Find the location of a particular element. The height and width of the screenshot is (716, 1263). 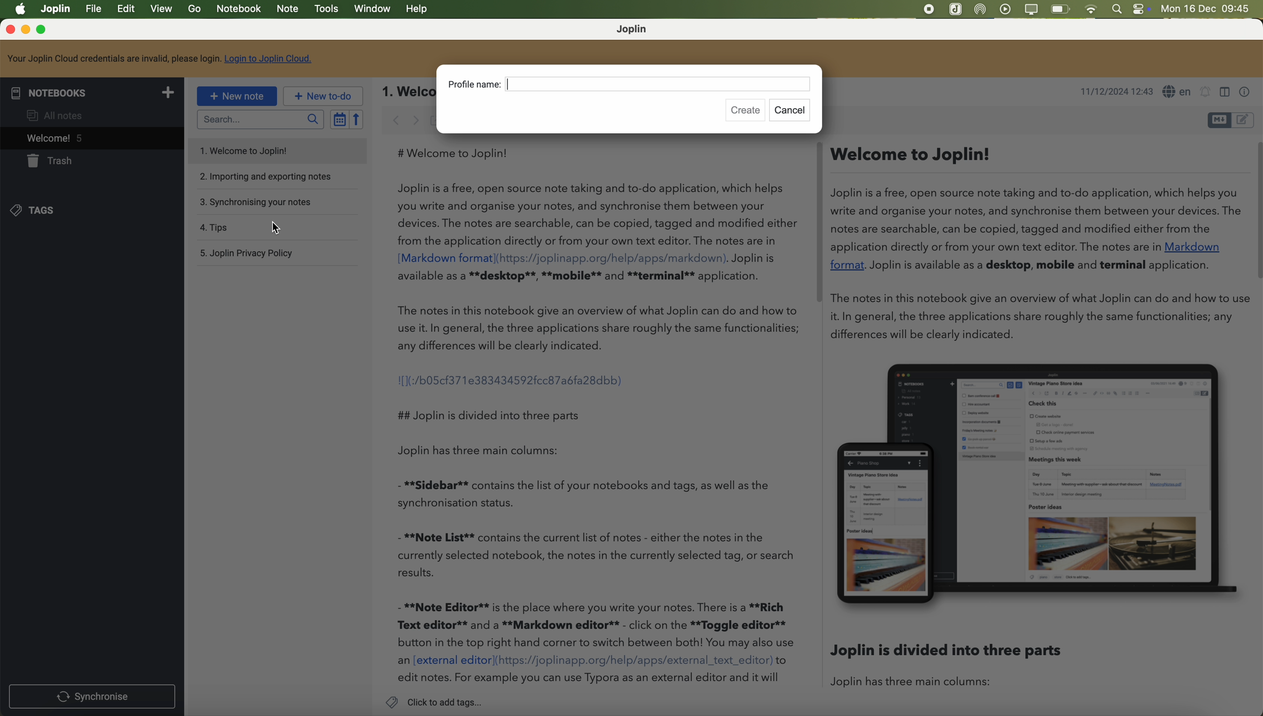

image is located at coordinates (1036, 485).